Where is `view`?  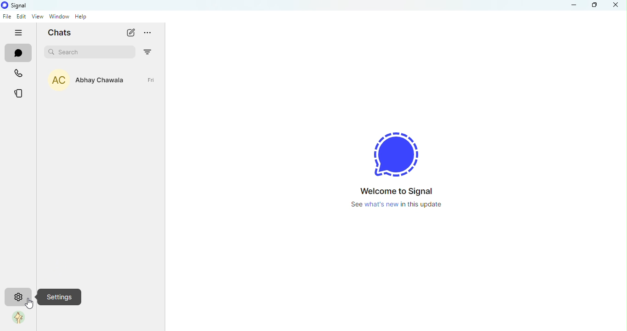 view is located at coordinates (37, 17).